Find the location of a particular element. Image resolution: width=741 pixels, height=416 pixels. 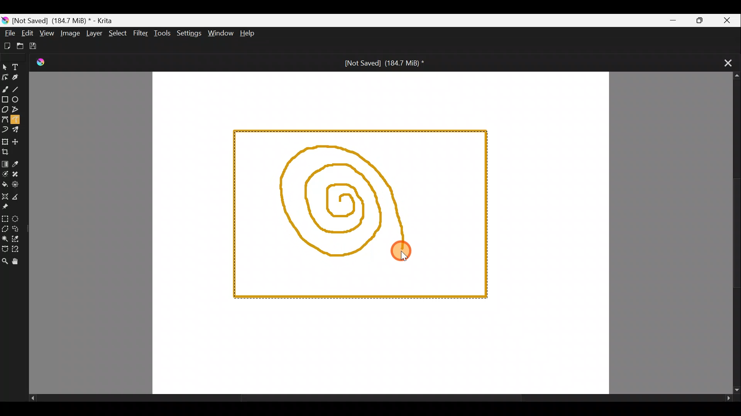

Close is located at coordinates (727, 20).